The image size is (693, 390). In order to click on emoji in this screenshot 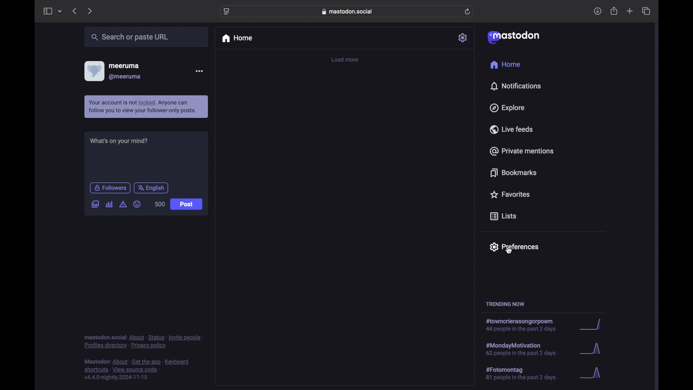, I will do `click(137, 204)`.